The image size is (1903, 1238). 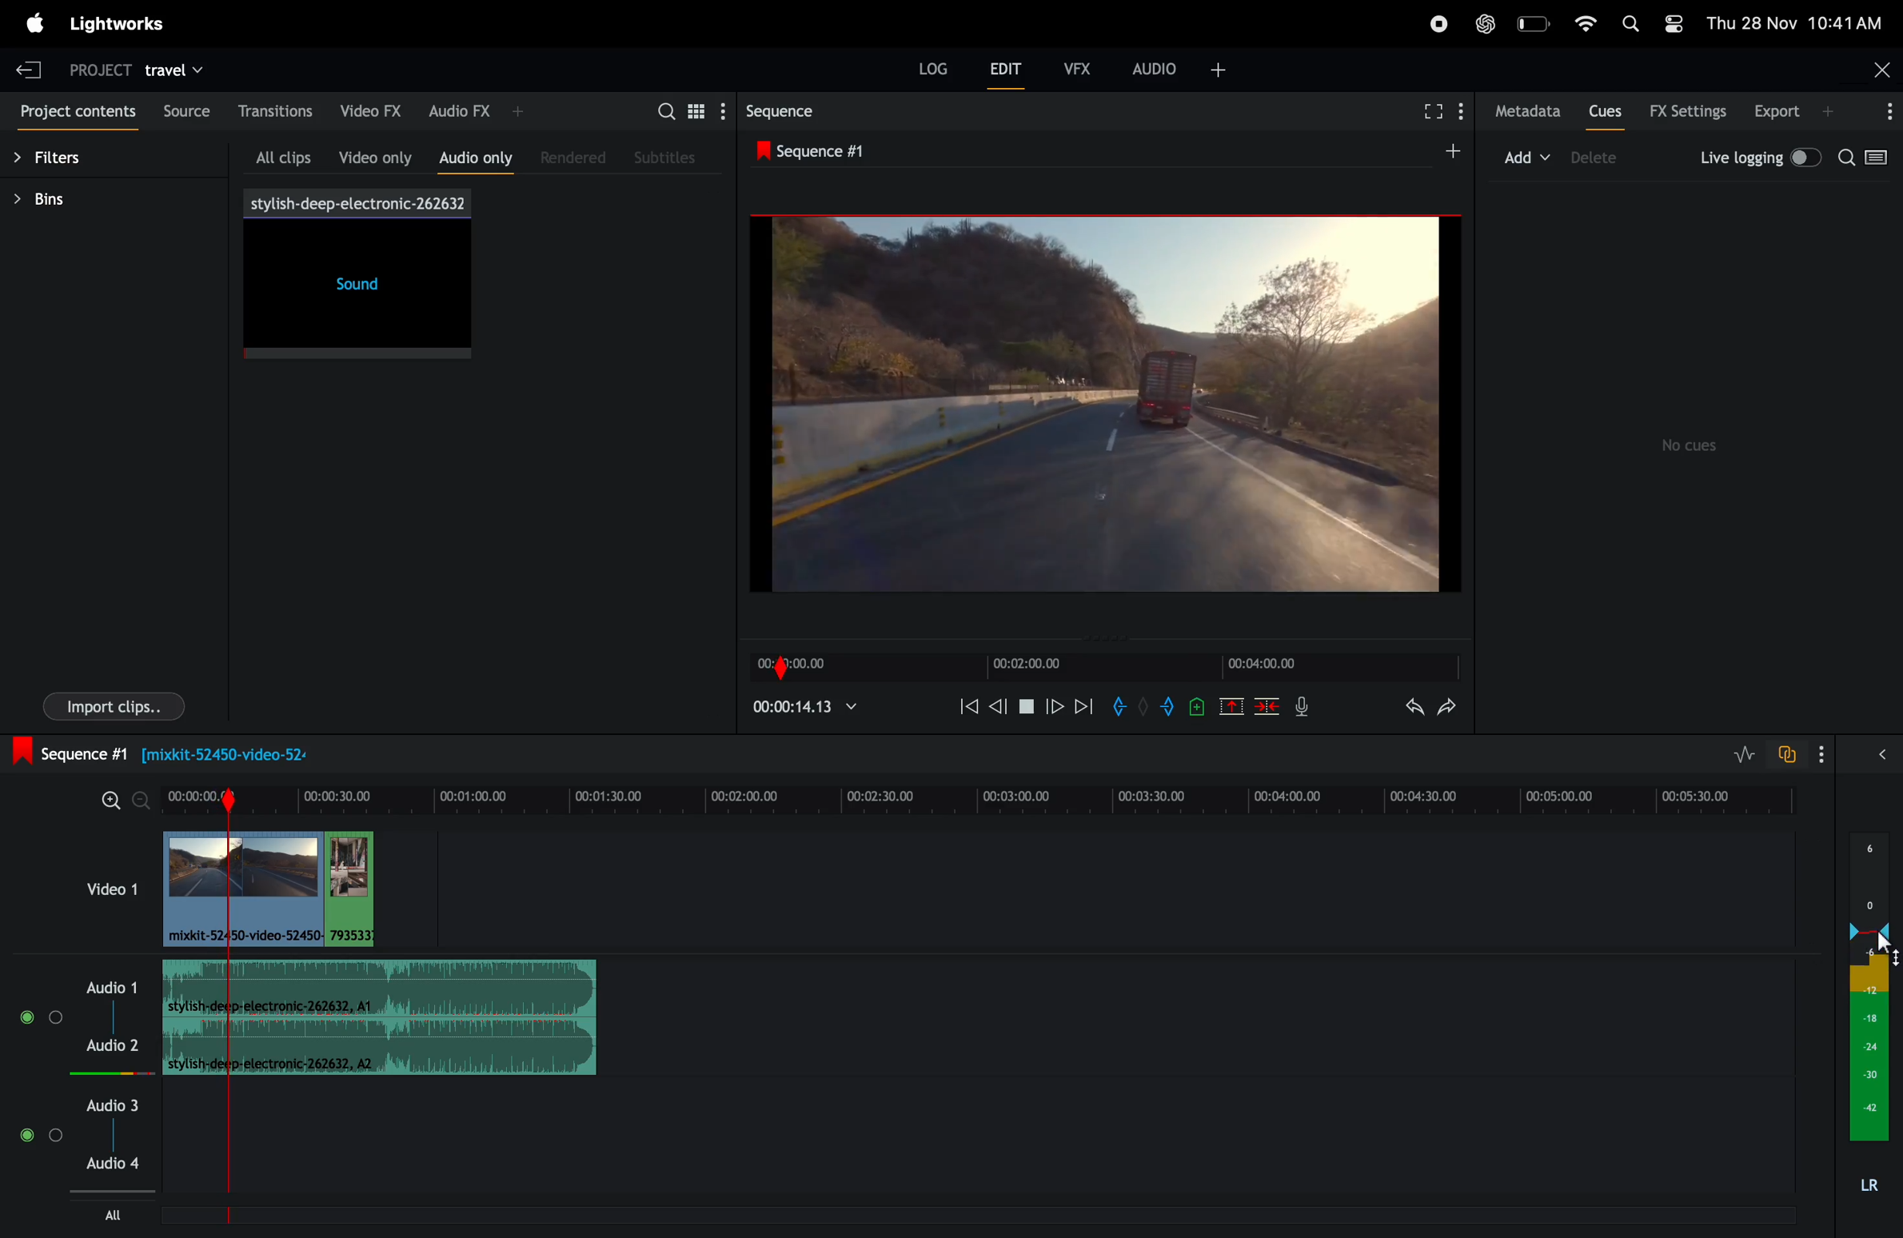 What do you see at coordinates (370, 110) in the screenshot?
I see `video fx` at bounding box center [370, 110].